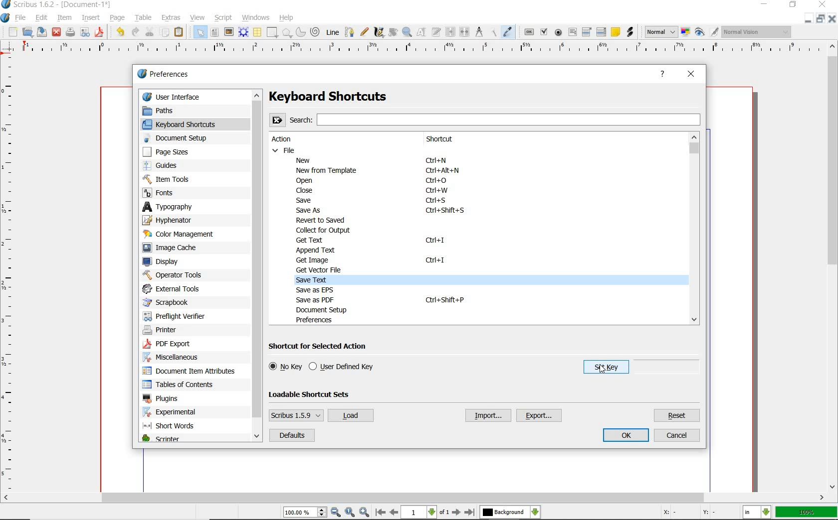  I want to click on Ctrl + Alt + N, so click(442, 172).